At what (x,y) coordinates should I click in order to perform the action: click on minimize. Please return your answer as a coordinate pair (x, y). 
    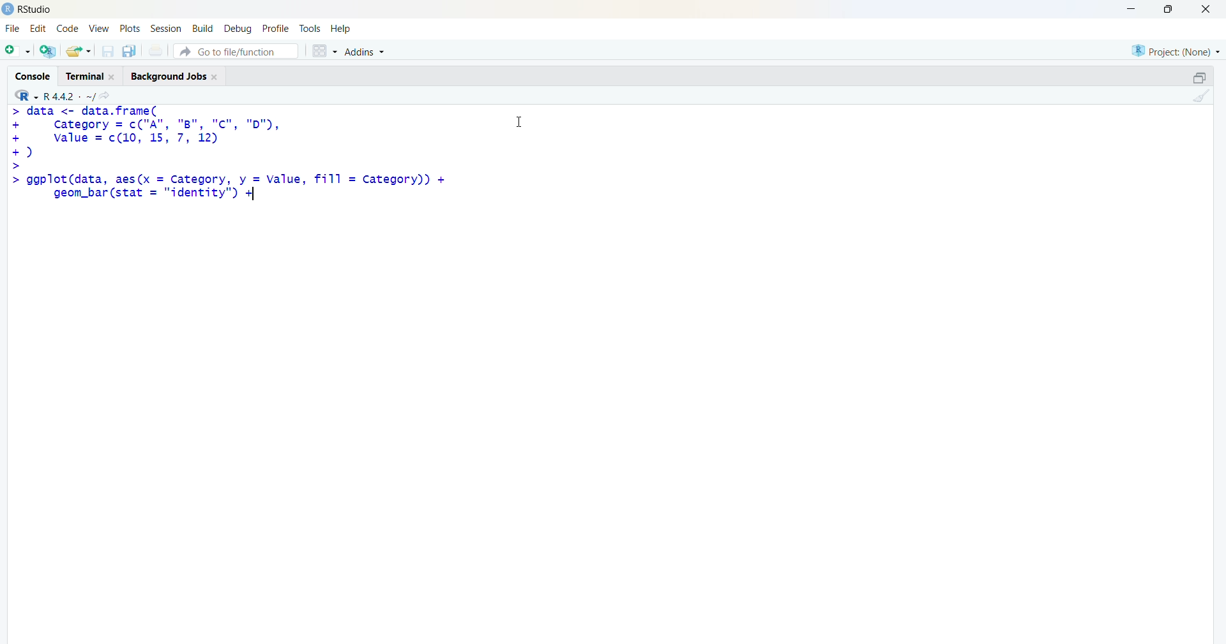
    Looking at the image, I should click on (1135, 9).